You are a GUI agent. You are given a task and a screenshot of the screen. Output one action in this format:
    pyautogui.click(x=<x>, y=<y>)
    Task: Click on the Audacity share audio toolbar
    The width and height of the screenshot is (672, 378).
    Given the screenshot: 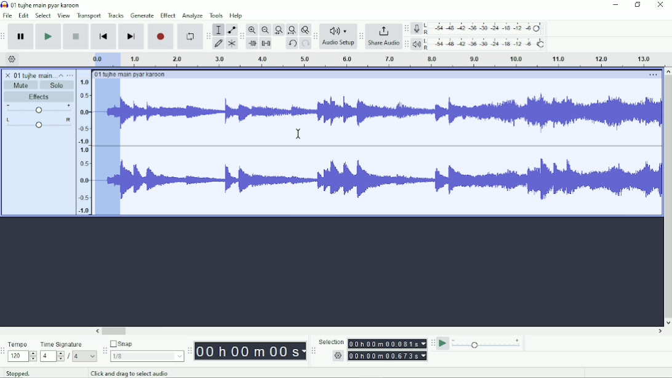 What is the action you would take?
    pyautogui.click(x=361, y=37)
    